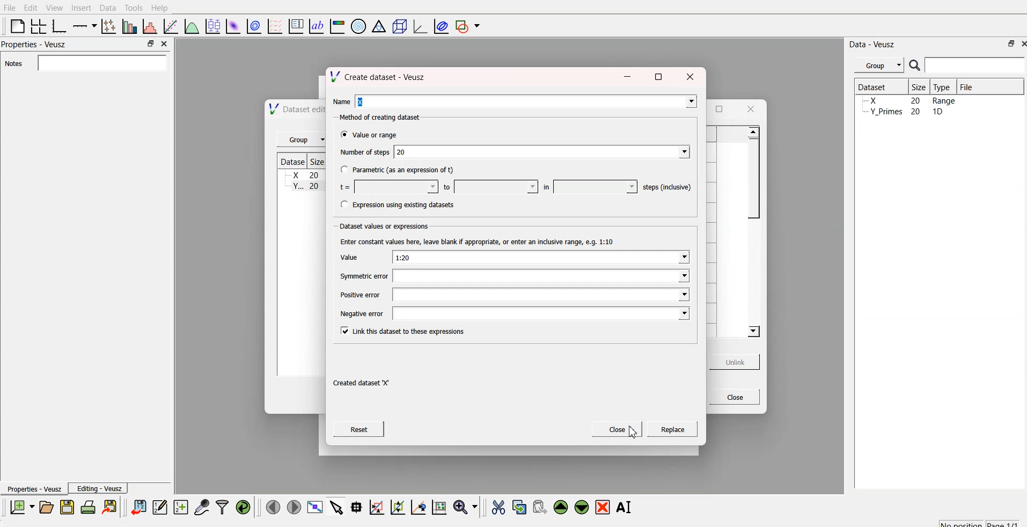 The image size is (1027, 527). What do you see at coordinates (383, 225) in the screenshot?
I see `Dataset values or expressions` at bounding box center [383, 225].